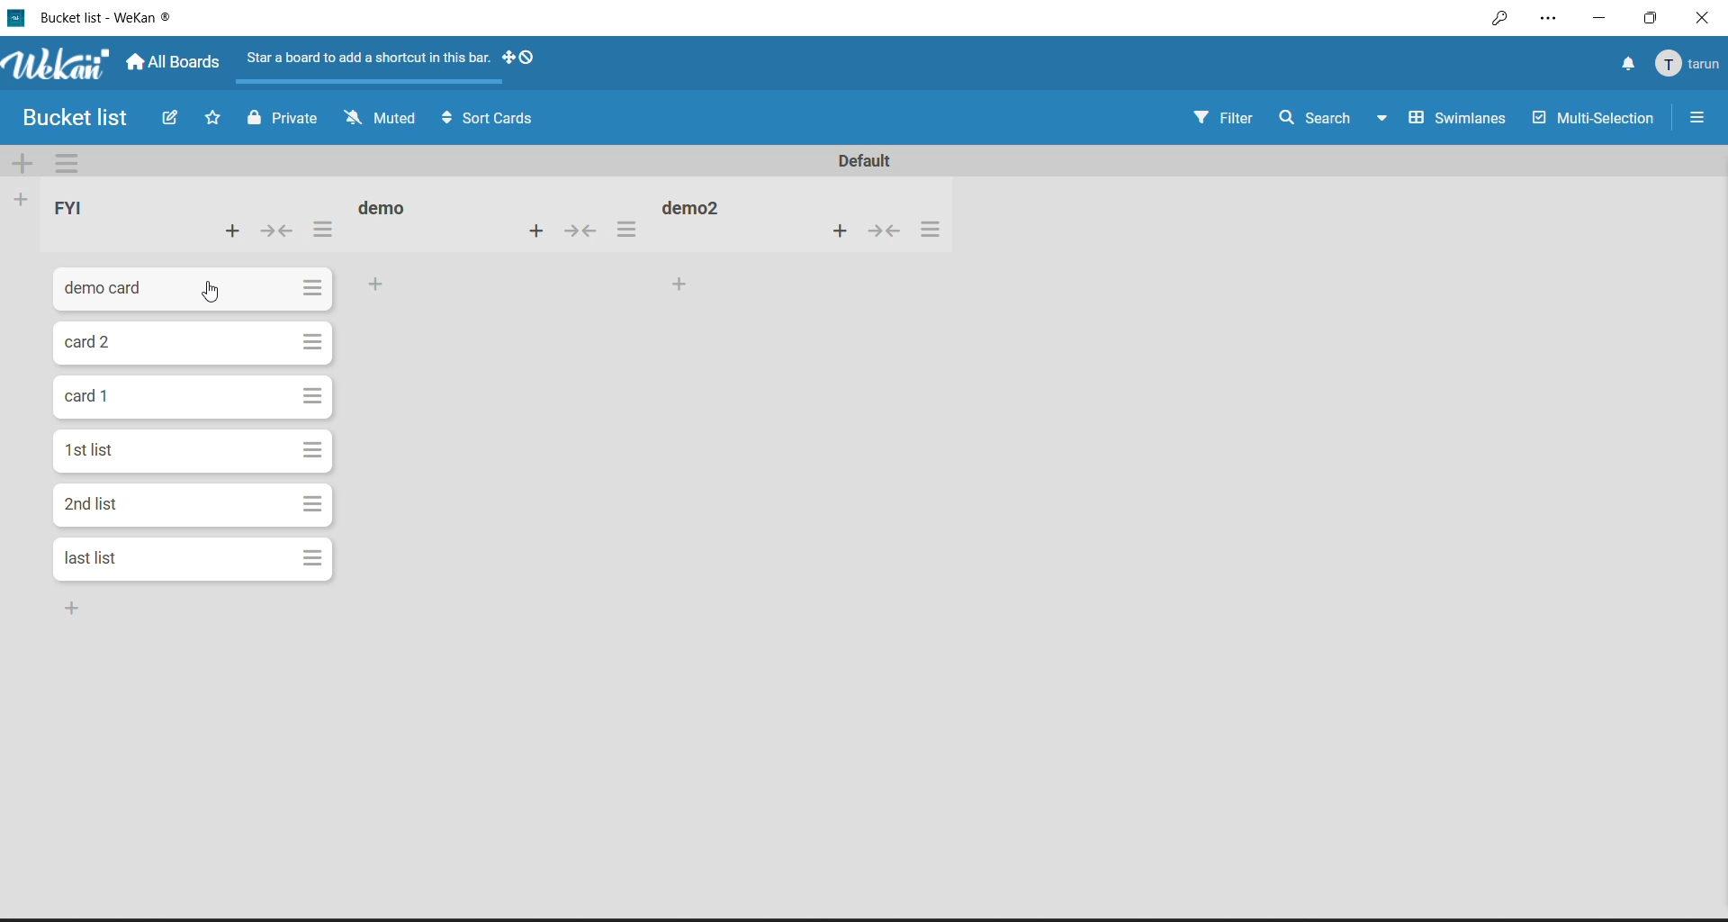  What do you see at coordinates (1705, 16) in the screenshot?
I see `close` at bounding box center [1705, 16].